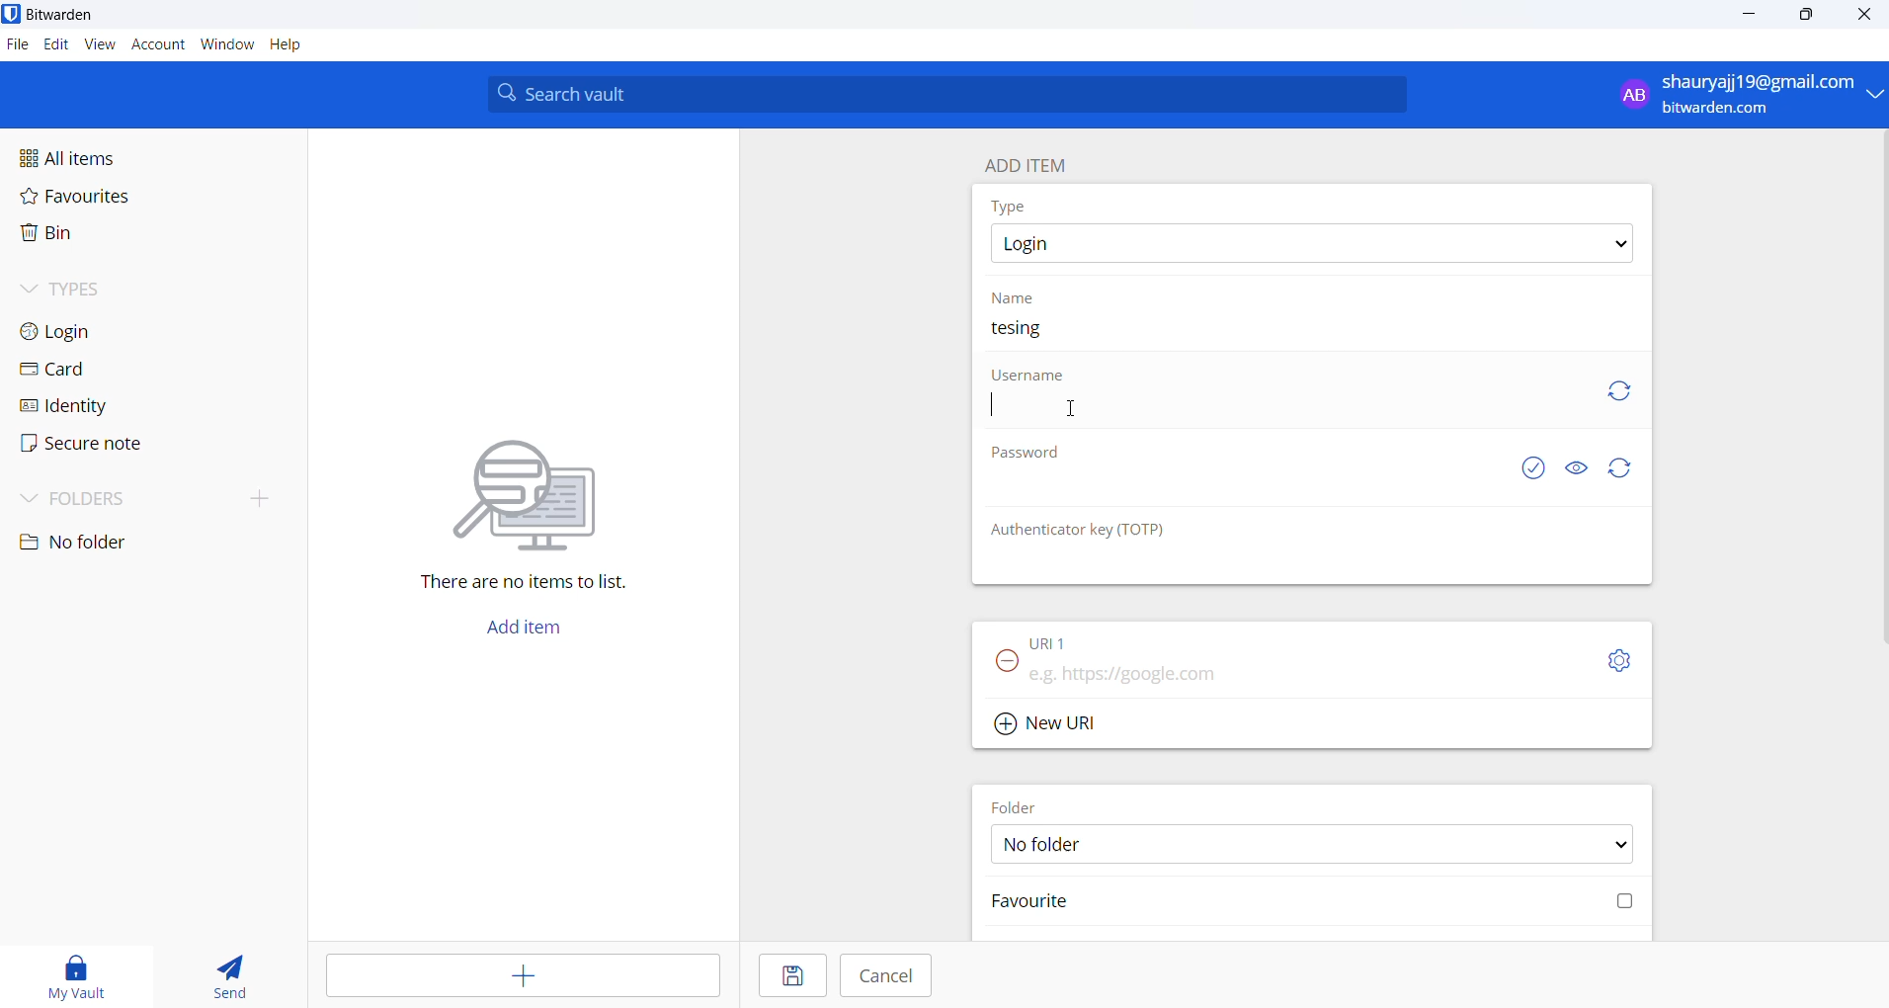 The image size is (1889, 1008). I want to click on my vault, so click(68, 973).